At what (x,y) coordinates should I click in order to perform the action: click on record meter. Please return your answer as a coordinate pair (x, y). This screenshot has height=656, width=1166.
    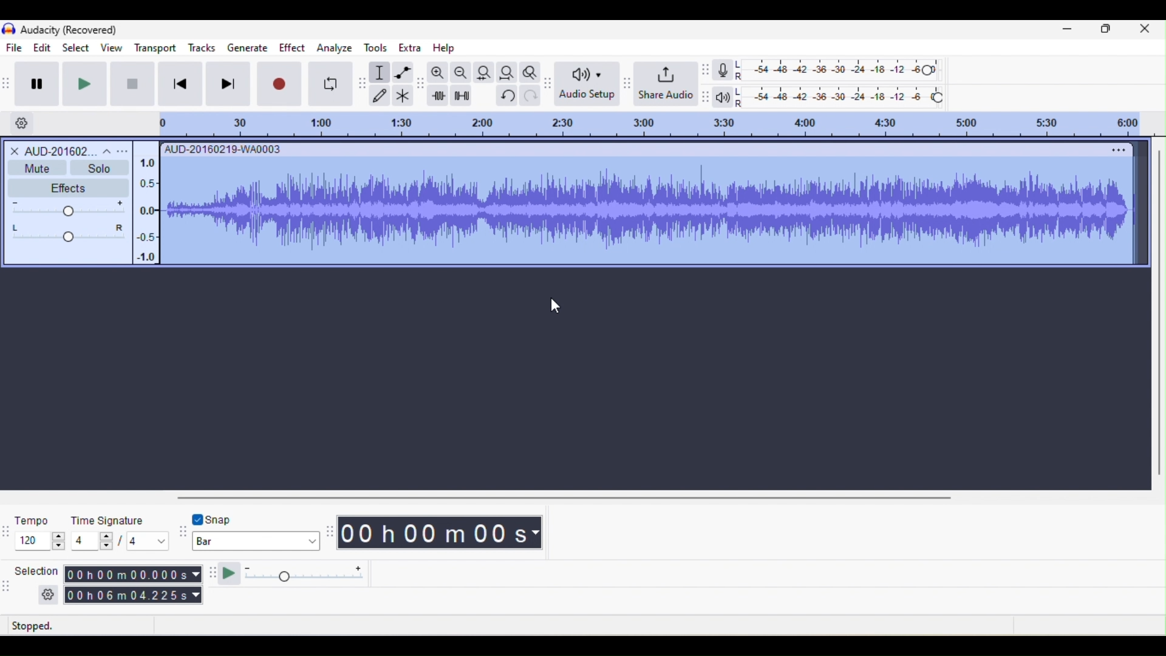
    Looking at the image, I should click on (723, 70).